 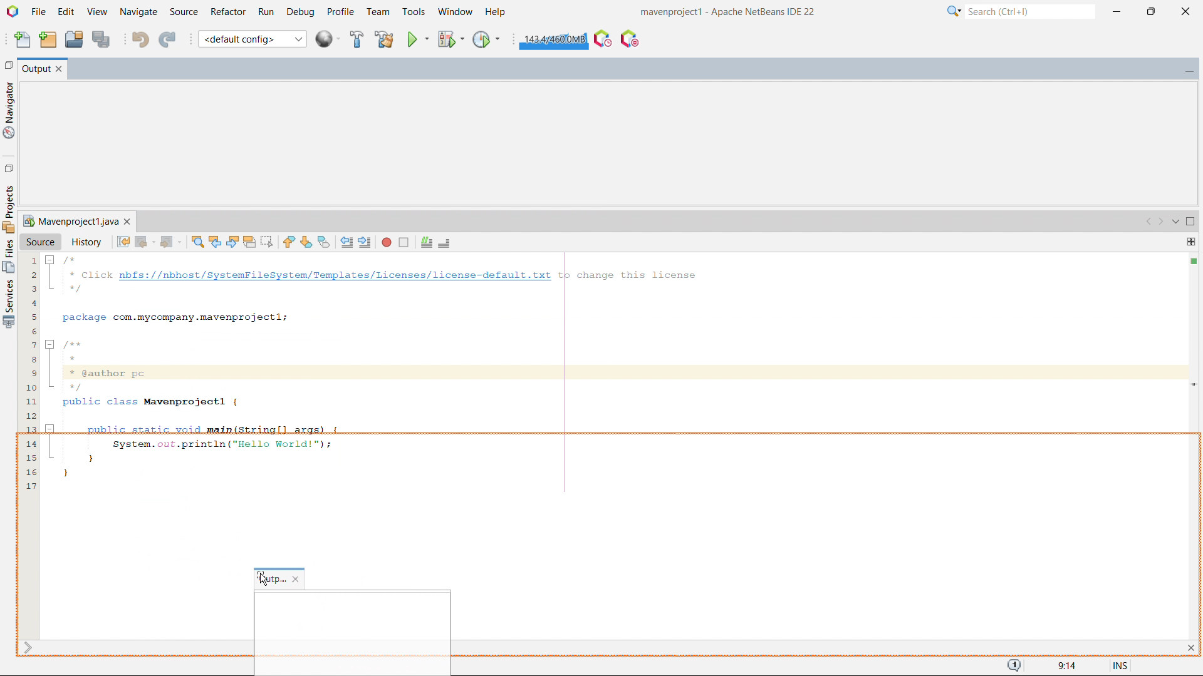 I want to click on toggle highlights search, so click(x=249, y=242).